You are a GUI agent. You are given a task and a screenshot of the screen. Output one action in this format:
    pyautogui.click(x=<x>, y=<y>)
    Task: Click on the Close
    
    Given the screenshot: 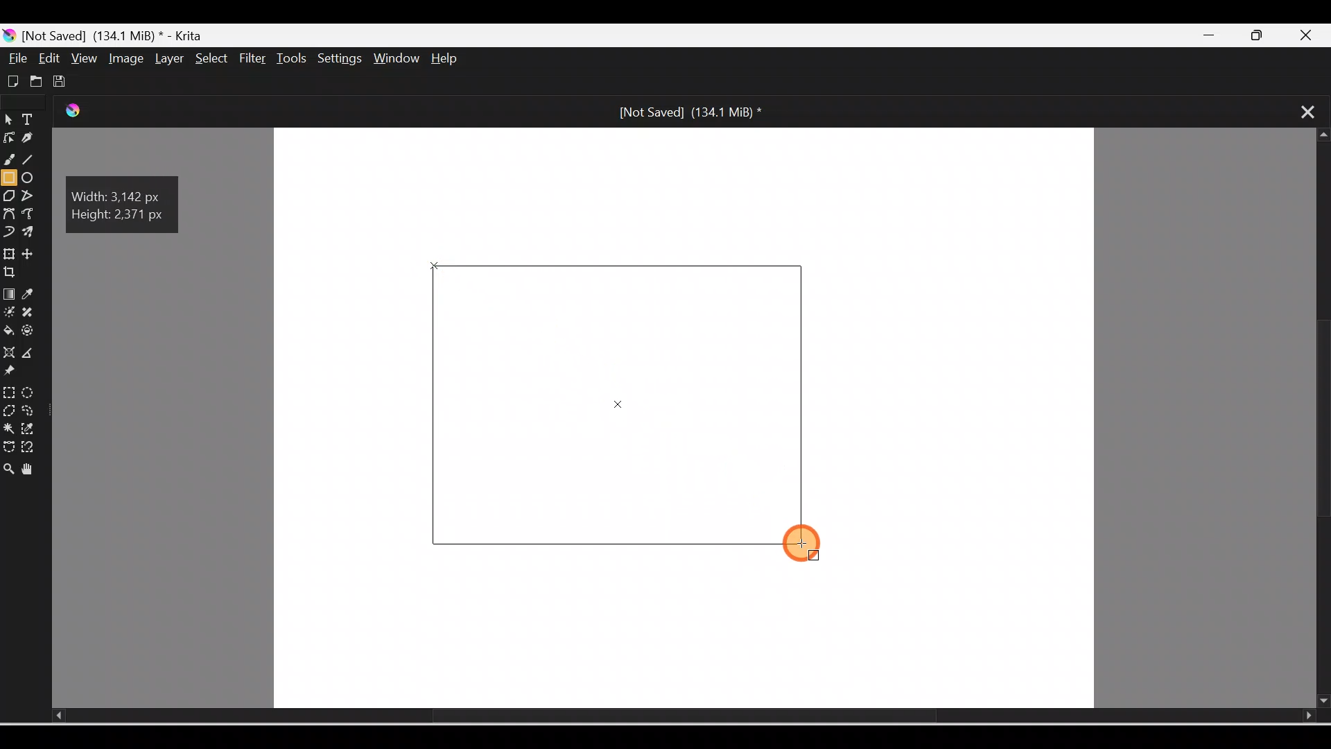 What is the action you would take?
    pyautogui.click(x=1313, y=33)
    